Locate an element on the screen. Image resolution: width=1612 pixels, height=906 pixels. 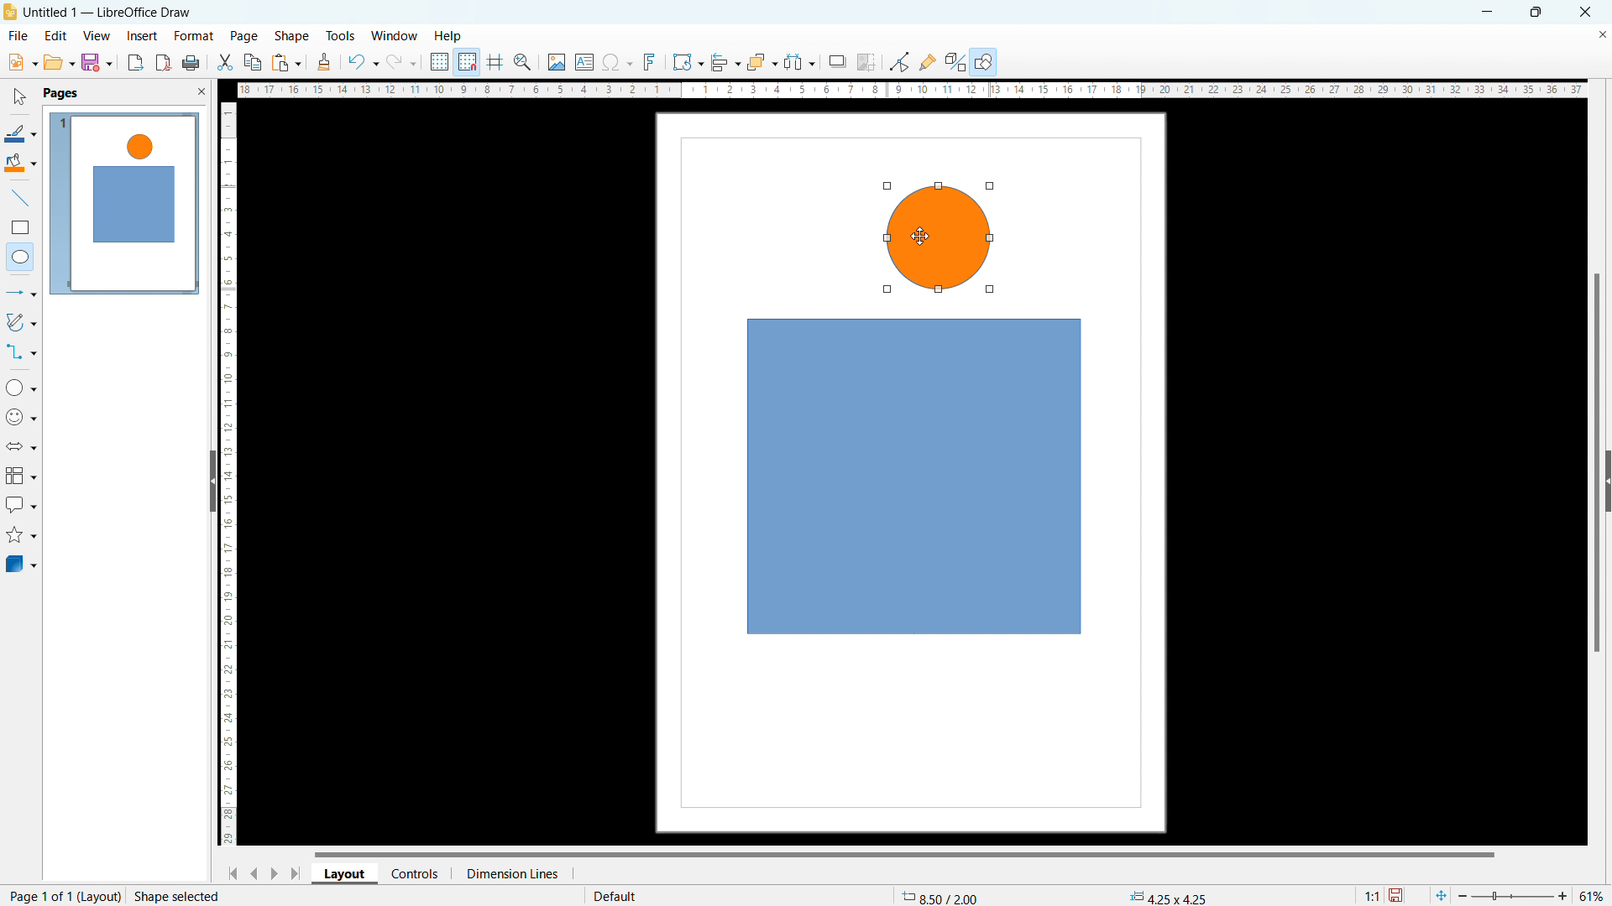
export is located at coordinates (136, 62).